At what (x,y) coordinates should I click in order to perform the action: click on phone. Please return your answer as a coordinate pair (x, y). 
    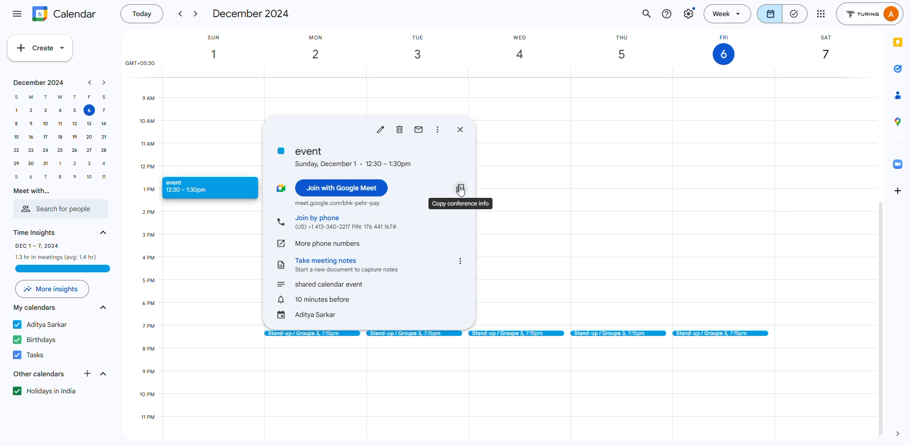
    Looking at the image, I should click on (280, 223).